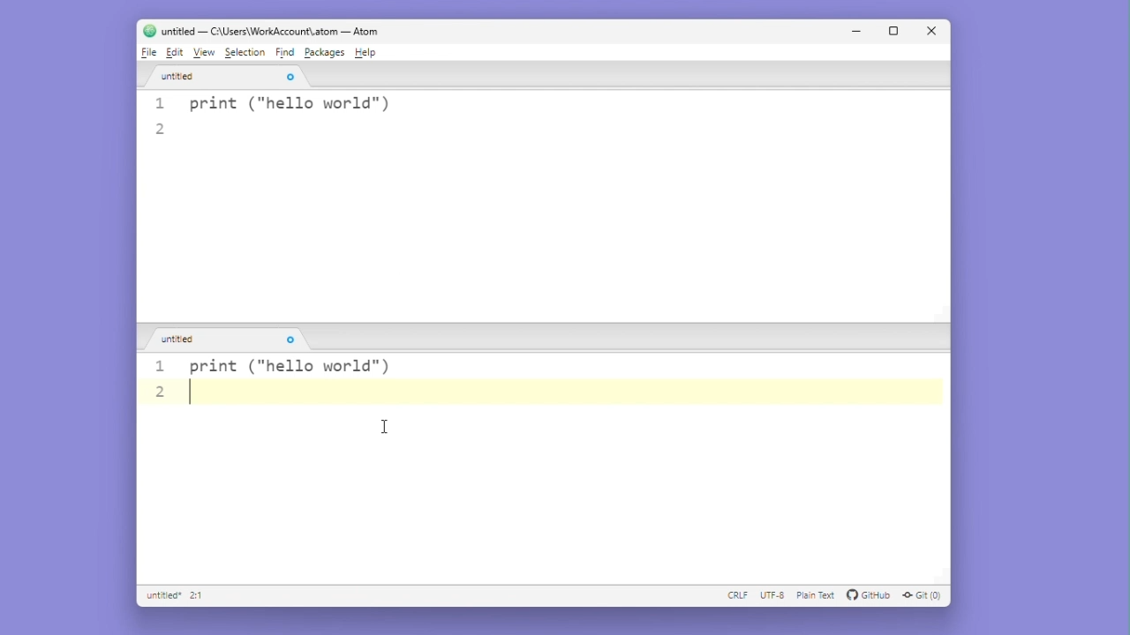 This screenshot has height=635, width=1130. Describe the element at coordinates (175, 54) in the screenshot. I see `Edit` at that location.